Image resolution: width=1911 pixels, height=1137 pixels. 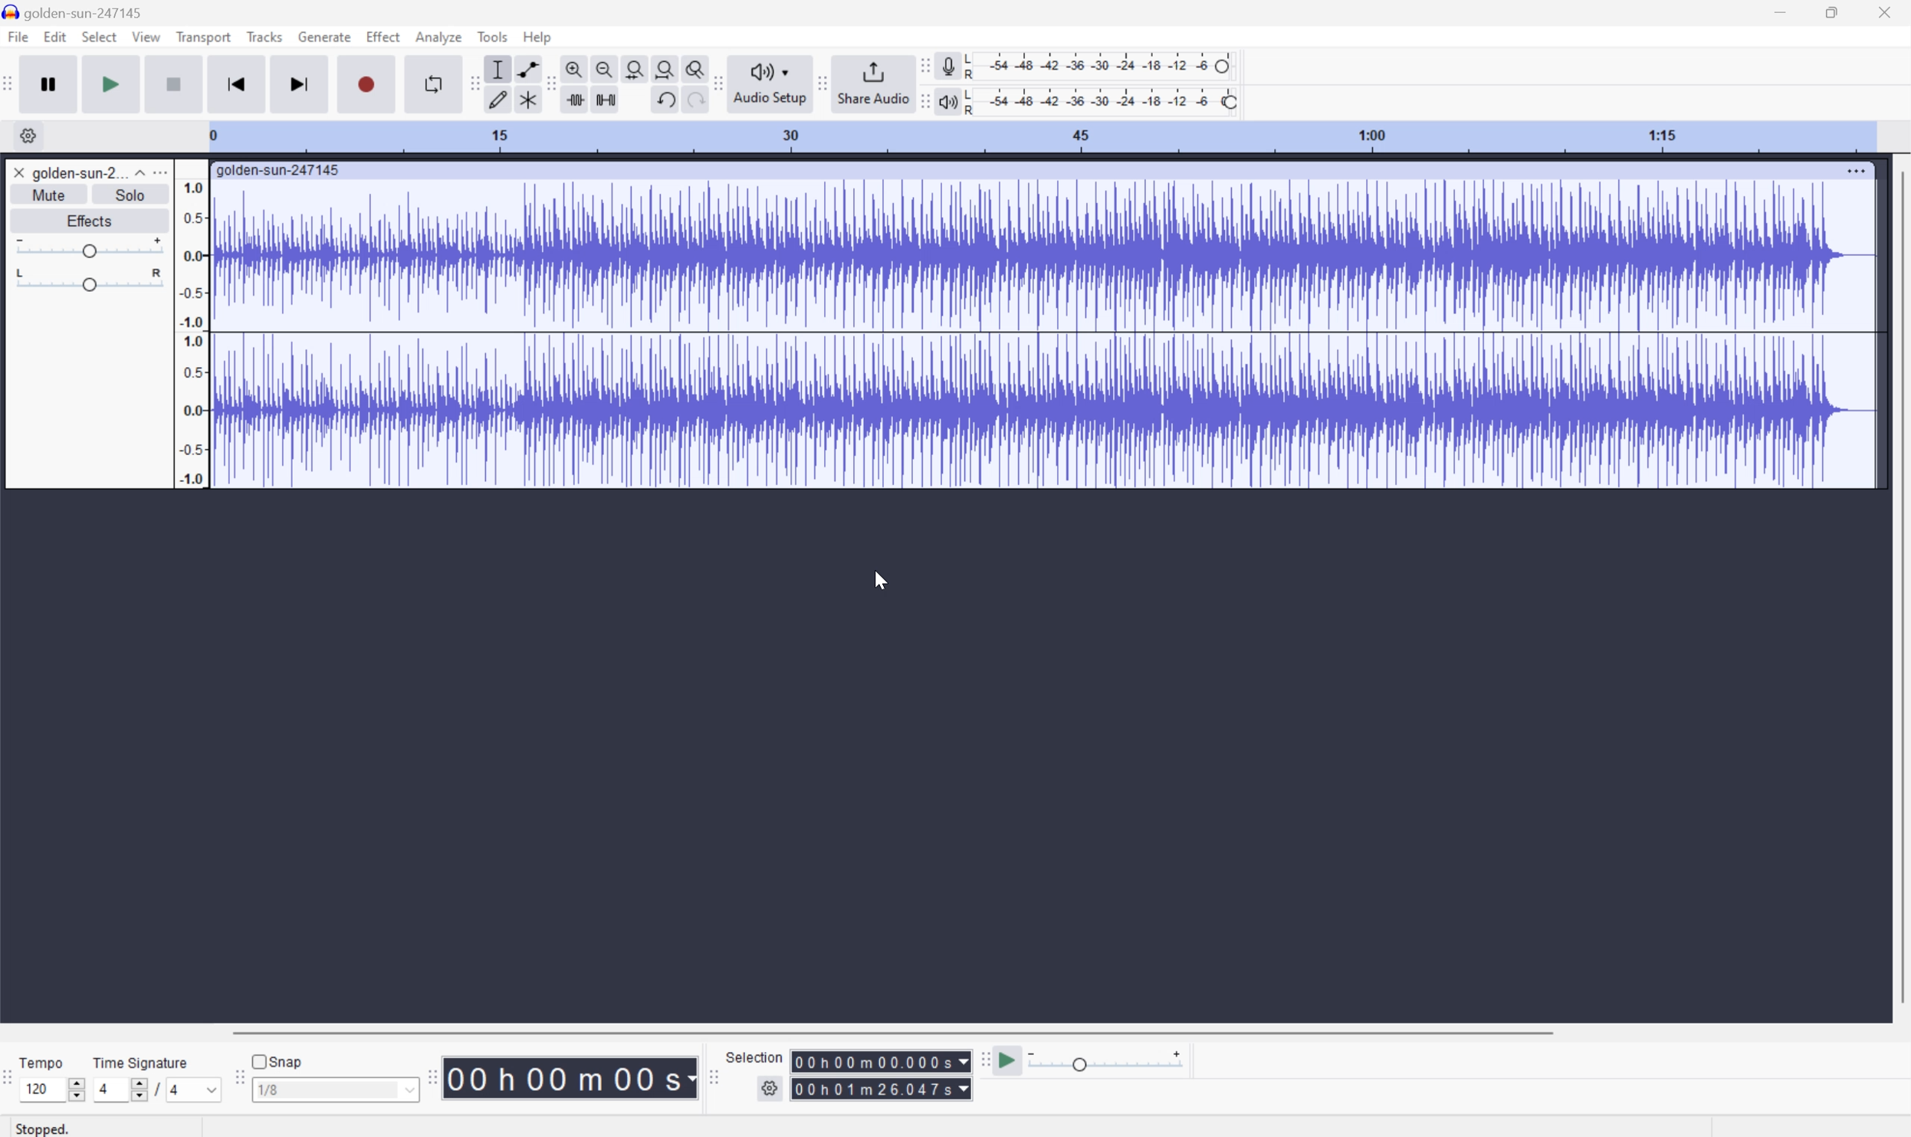 I want to click on Cursor, so click(x=883, y=578).